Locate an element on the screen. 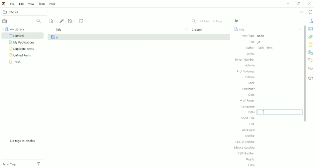 This screenshot has height=168, width=314. # of Volumes is located at coordinates (246, 71).